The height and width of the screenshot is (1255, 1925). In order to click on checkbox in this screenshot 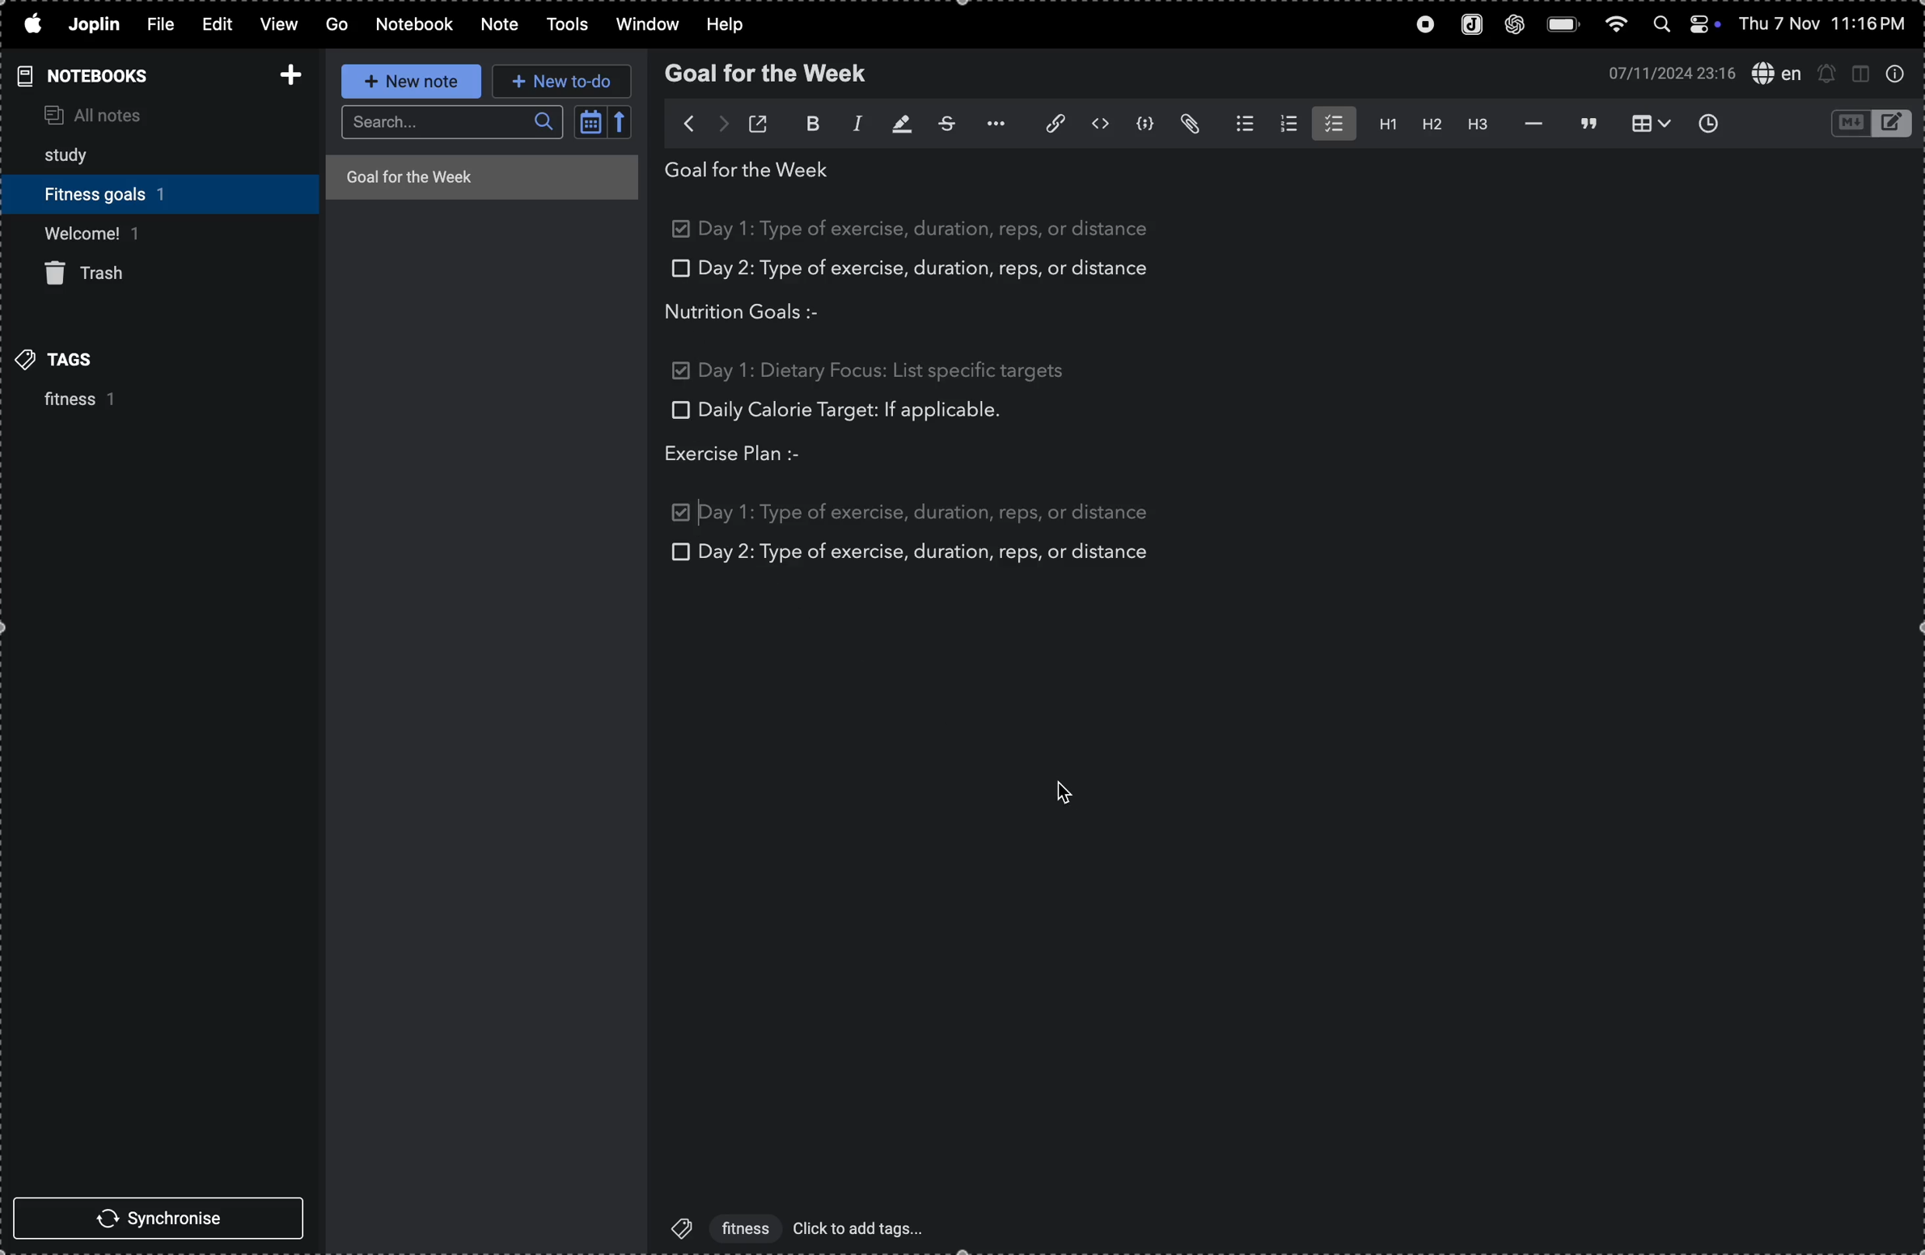, I will do `click(678, 409)`.